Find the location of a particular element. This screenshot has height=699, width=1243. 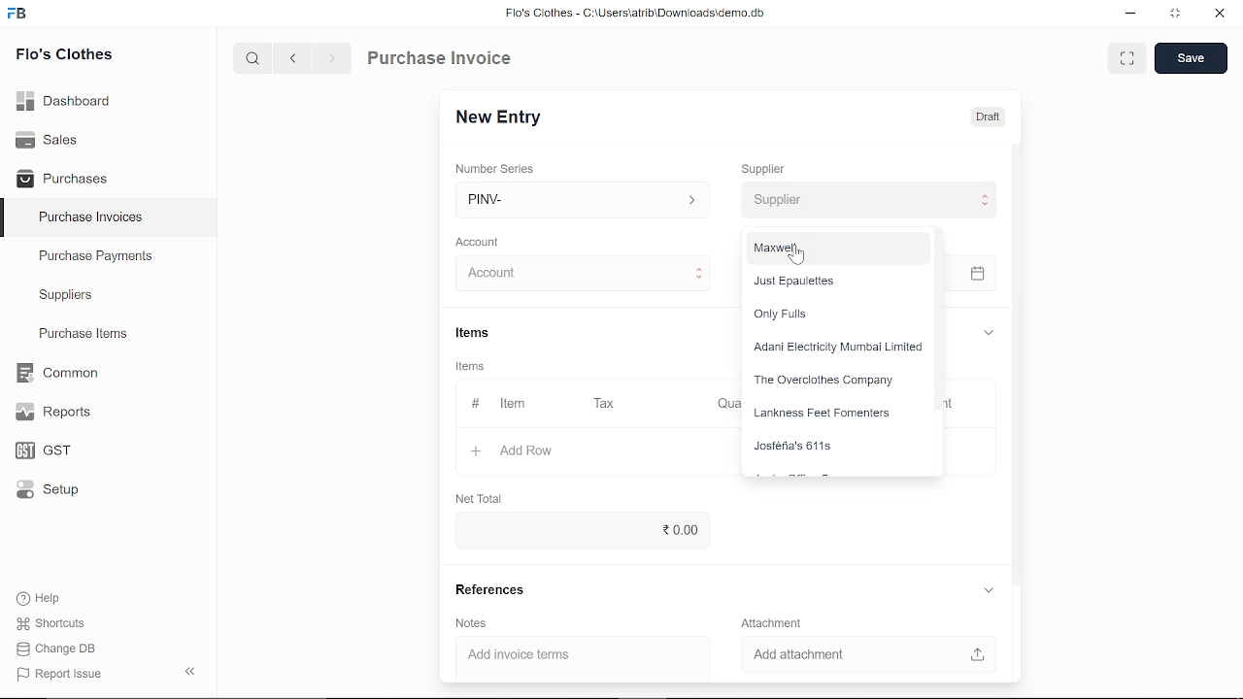

expand is located at coordinates (986, 330).